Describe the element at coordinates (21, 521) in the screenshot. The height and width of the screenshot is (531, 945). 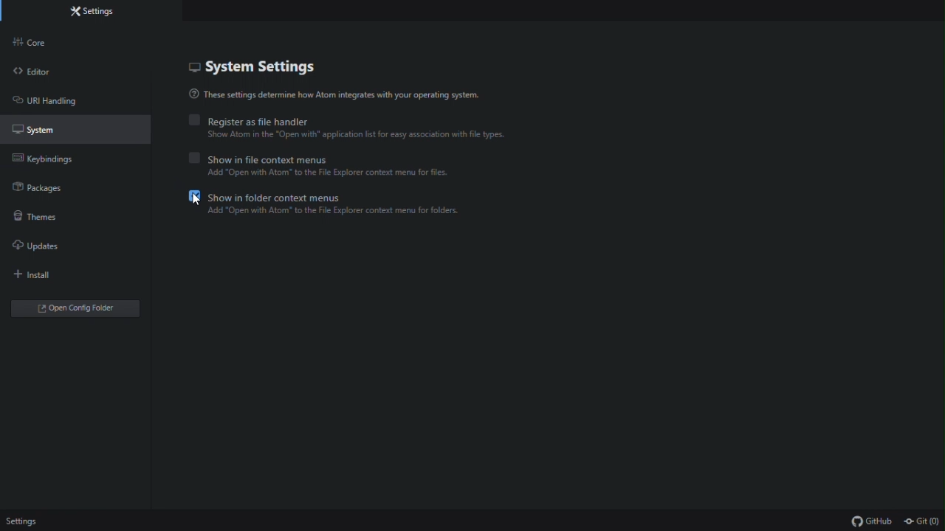
I see `settings` at that location.